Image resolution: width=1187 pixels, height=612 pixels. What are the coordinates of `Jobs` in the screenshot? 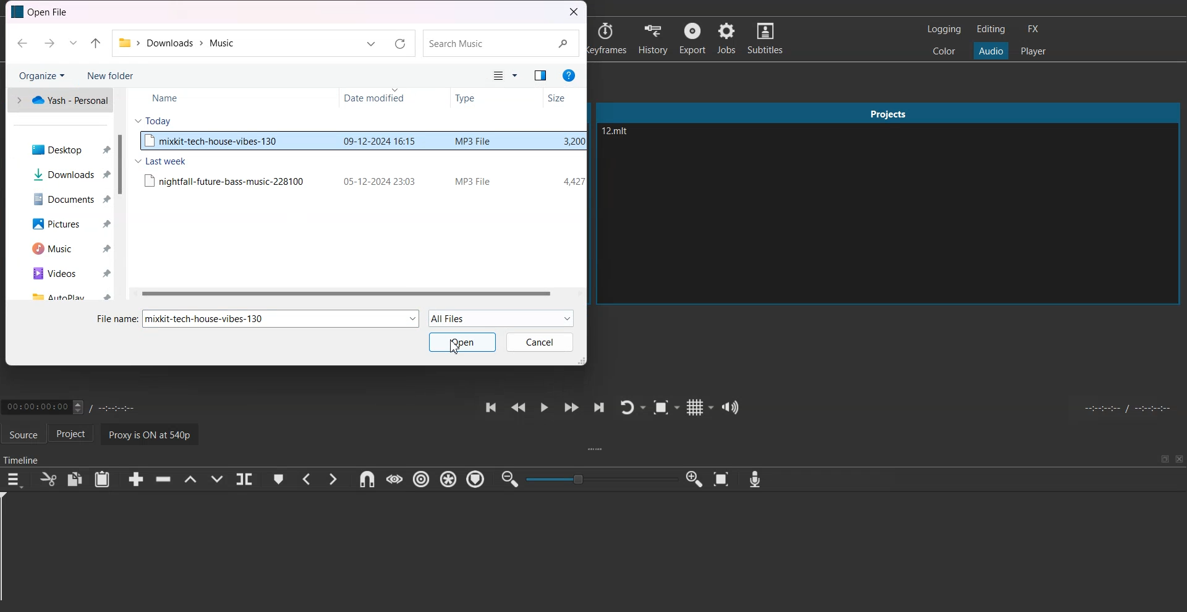 It's located at (728, 38).